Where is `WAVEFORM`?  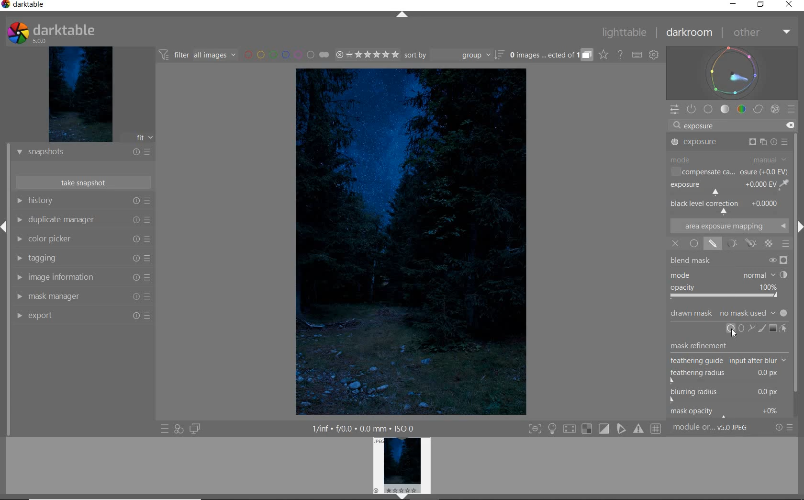
WAVEFORM is located at coordinates (732, 73).